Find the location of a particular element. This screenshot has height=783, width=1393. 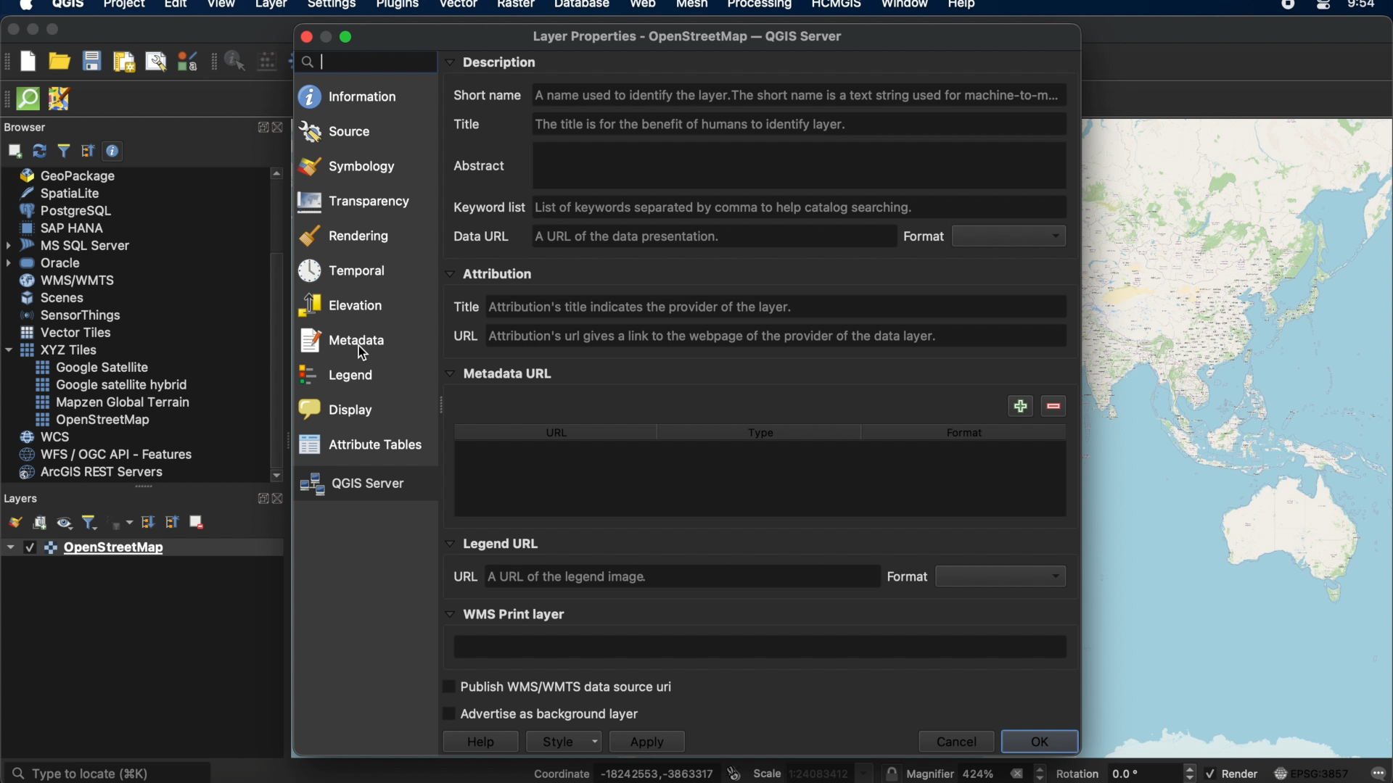

publish is located at coordinates (558, 684).